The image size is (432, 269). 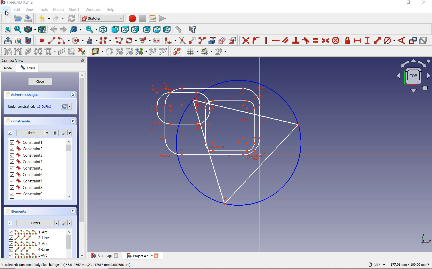 I want to click on create circle, so click(x=77, y=40).